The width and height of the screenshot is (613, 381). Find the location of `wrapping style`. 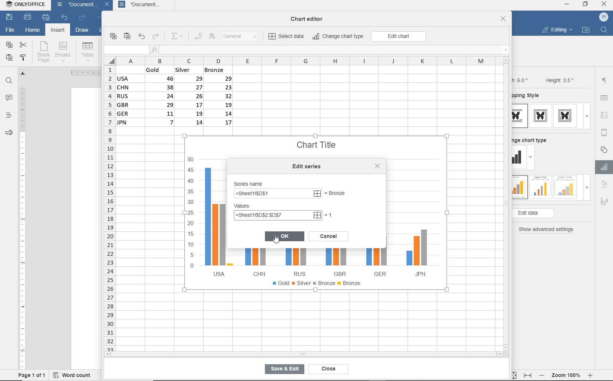

wrapping style is located at coordinates (529, 96).